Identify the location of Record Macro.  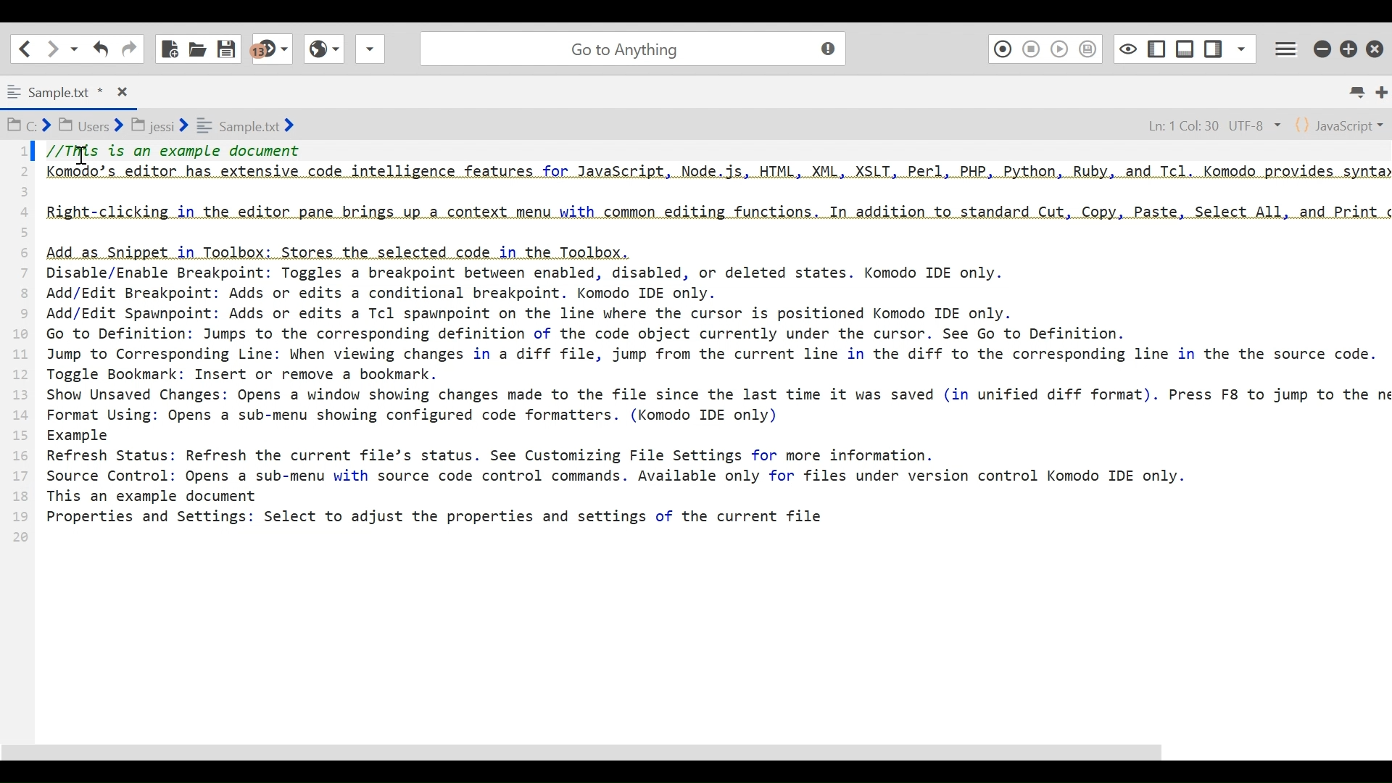
(1002, 48).